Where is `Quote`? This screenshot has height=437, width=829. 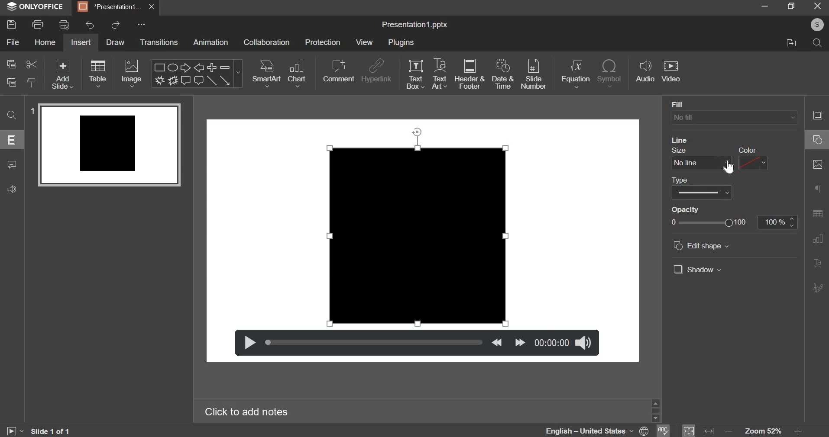 Quote is located at coordinates (816, 190).